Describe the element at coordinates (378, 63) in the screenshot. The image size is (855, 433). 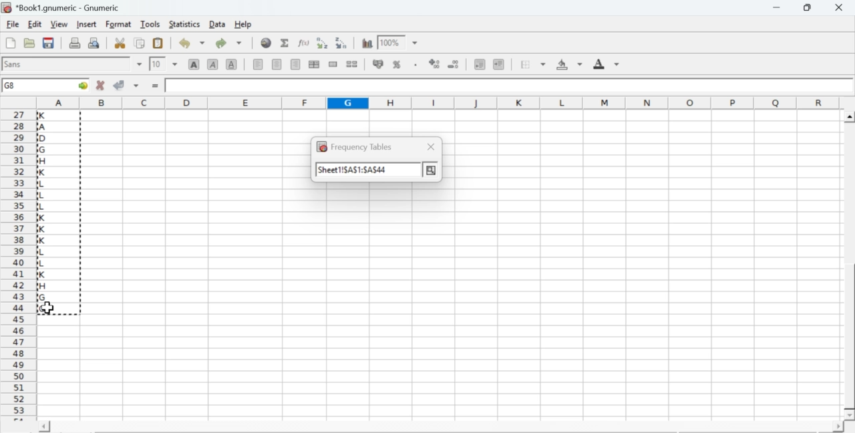
I see `format selection as accounting` at that location.